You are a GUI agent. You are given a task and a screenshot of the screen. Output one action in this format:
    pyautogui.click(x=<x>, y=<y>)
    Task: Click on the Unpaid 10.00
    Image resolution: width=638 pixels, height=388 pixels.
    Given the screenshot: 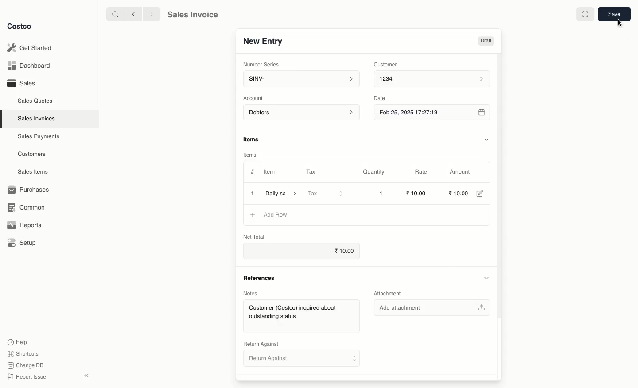 What is the action you would take?
    pyautogui.click(x=474, y=41)
    